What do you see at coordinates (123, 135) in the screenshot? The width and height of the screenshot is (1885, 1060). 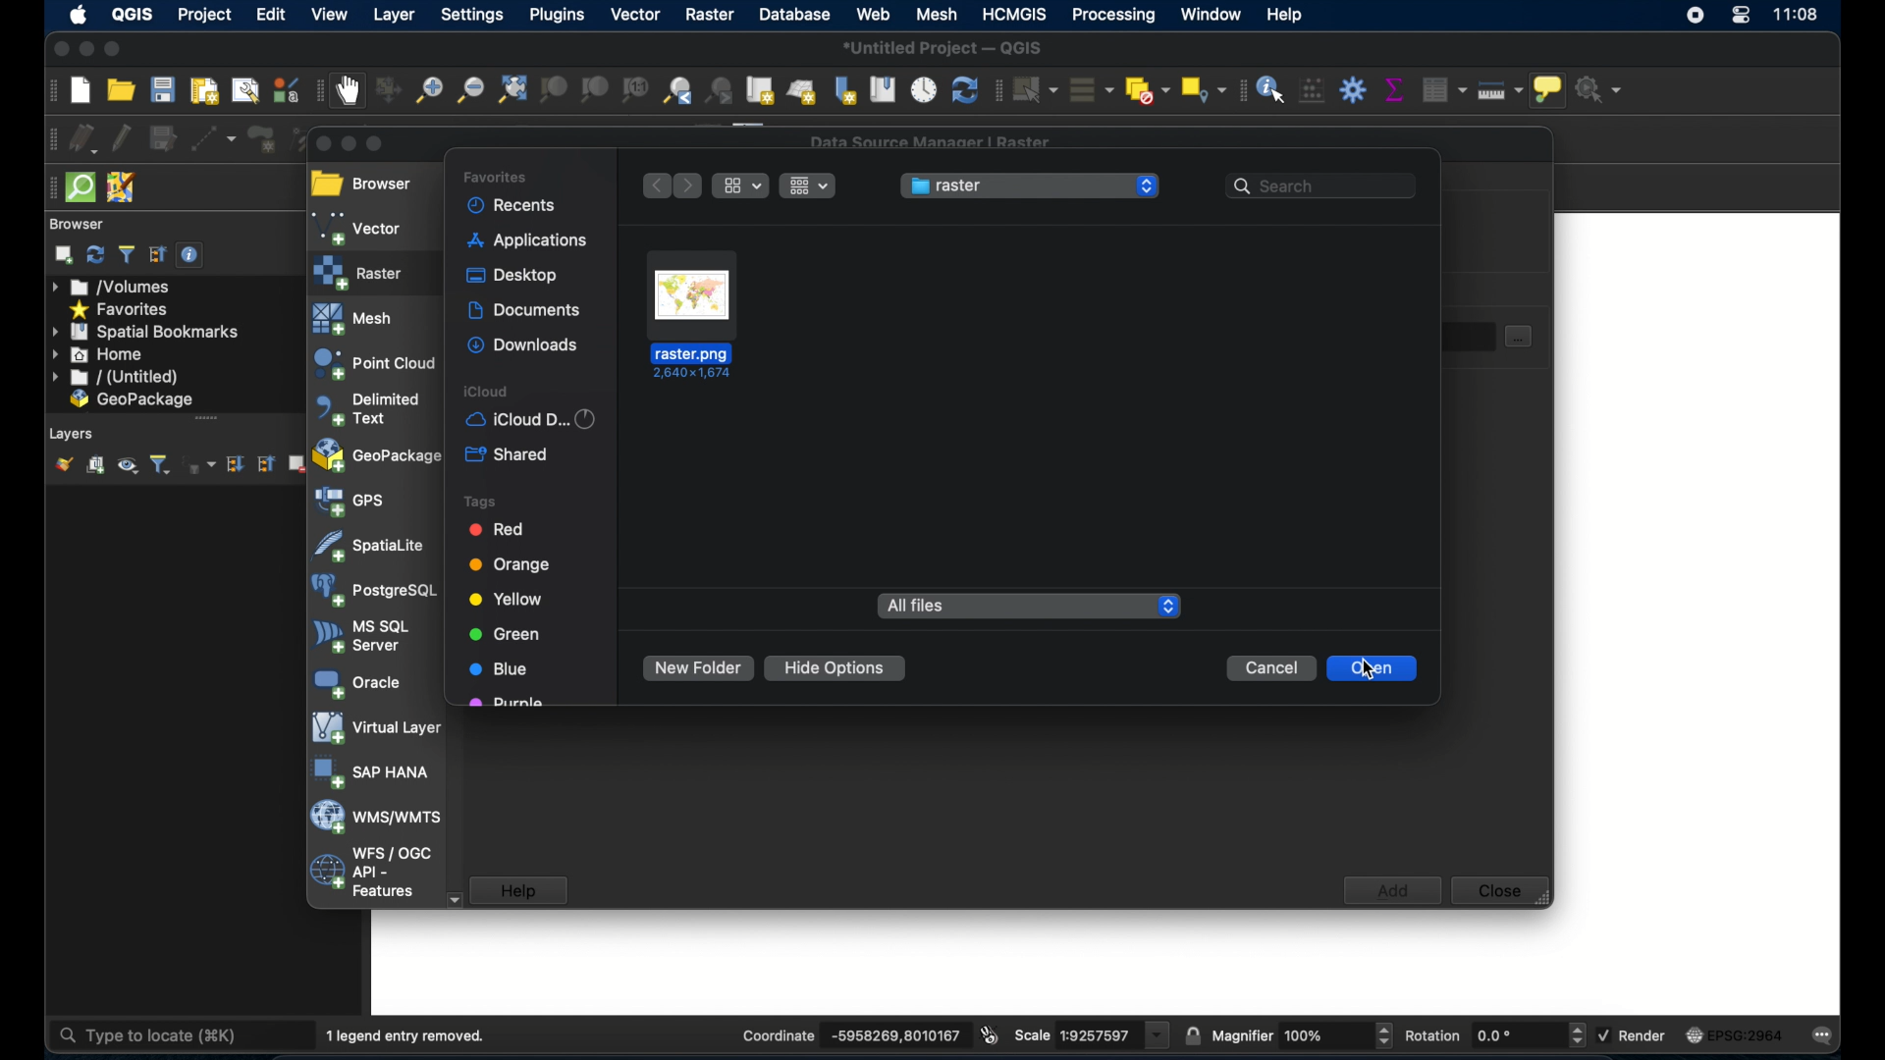 I see `toggle editing` at bounding box center [123, 135].